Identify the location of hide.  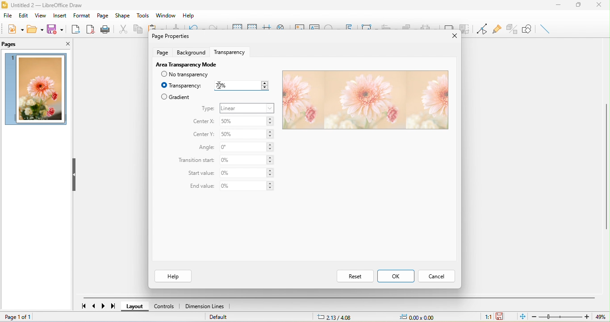
(75, 176).